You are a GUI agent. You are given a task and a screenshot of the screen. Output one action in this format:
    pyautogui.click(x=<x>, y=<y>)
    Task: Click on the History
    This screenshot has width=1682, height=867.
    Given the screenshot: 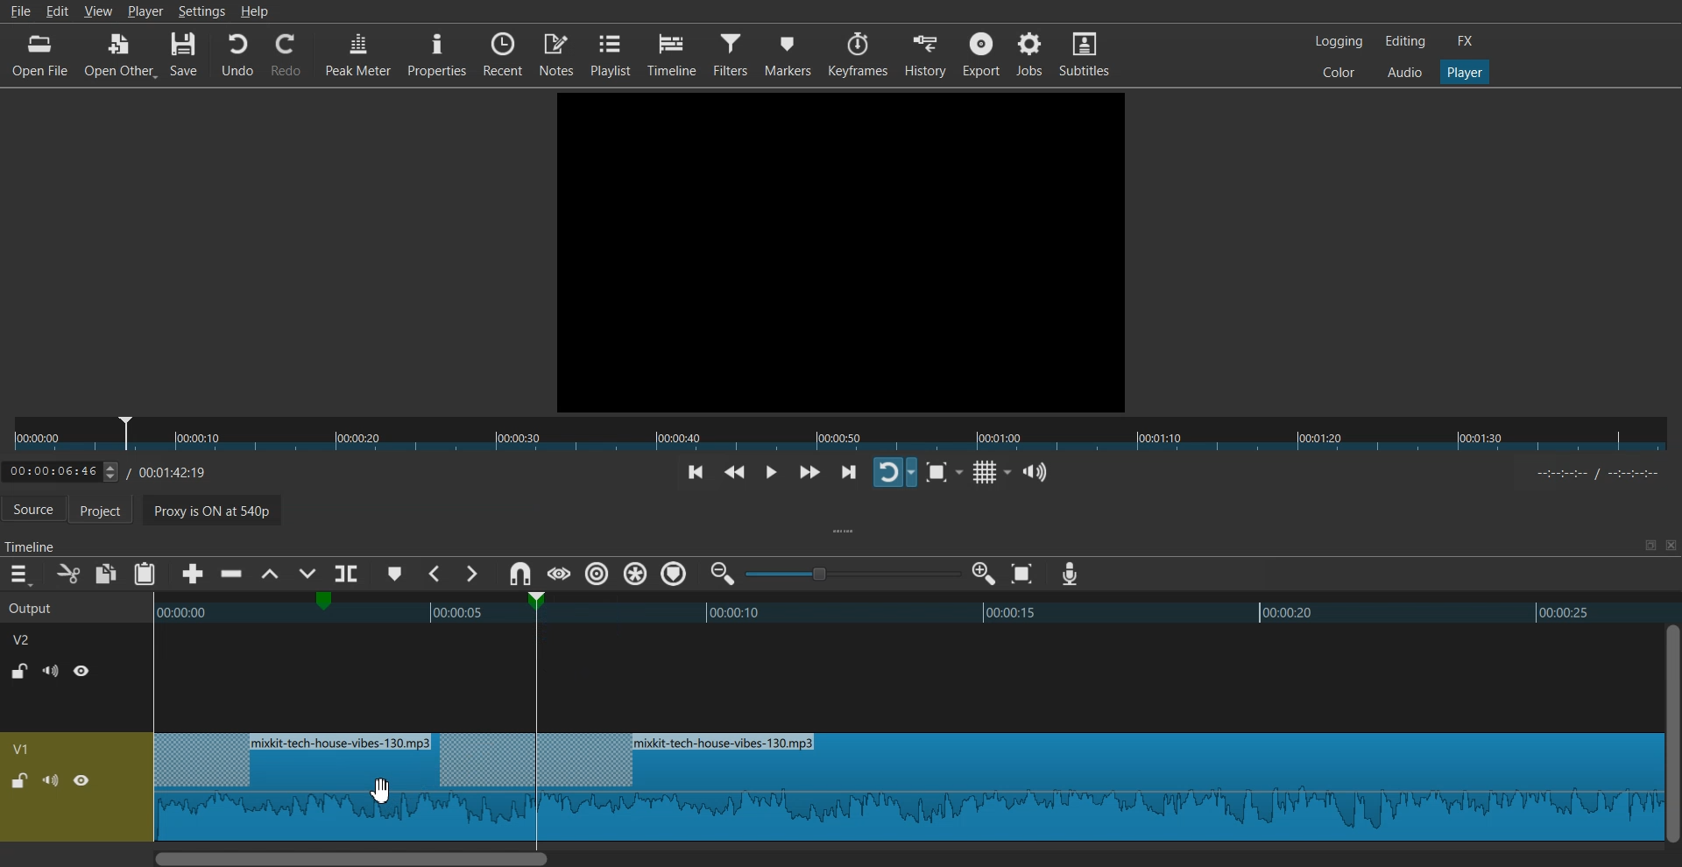 What is the action you would take?
    pyautogui.click(x=927, y=54)
    